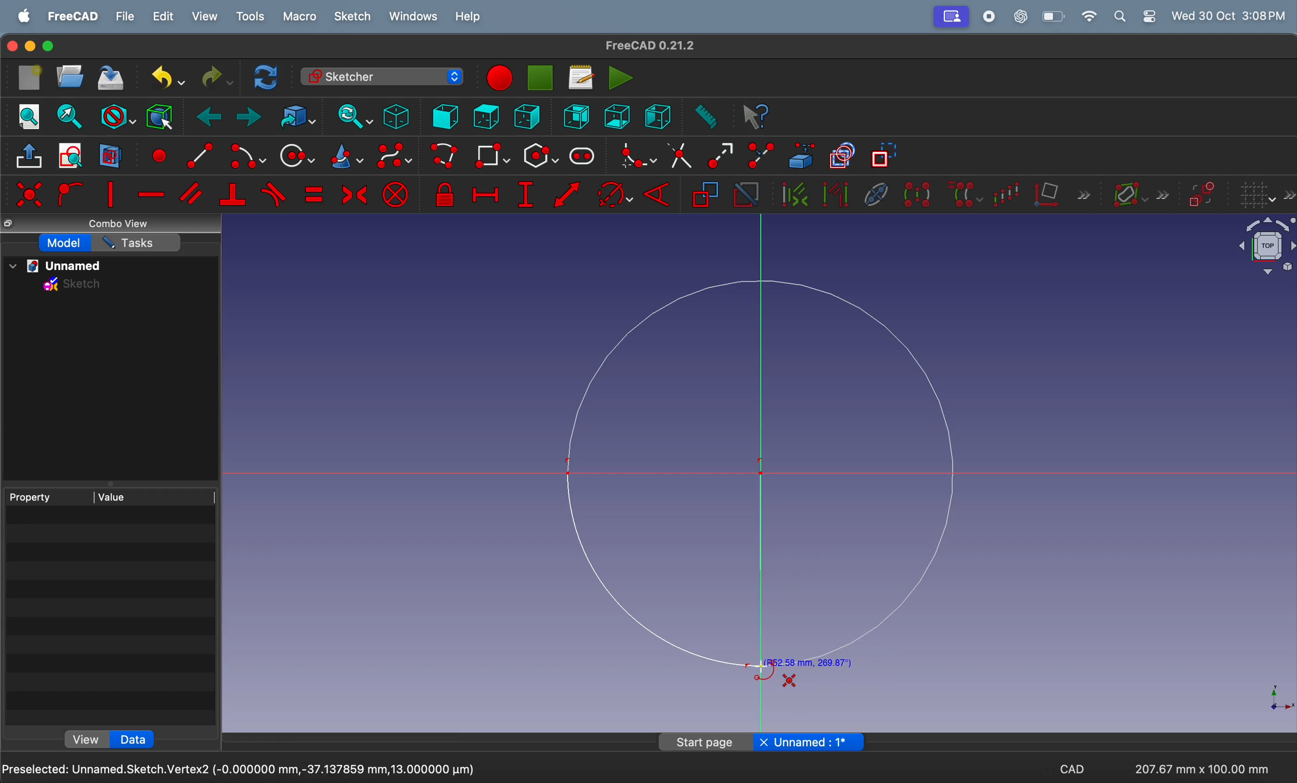  I want to click on create arc, so click(246, 157).